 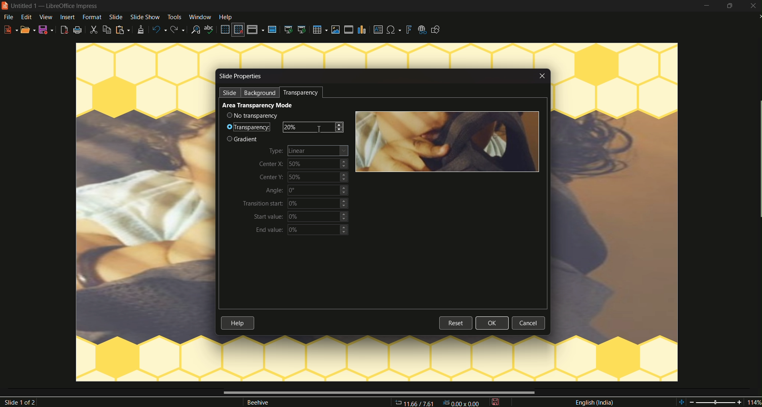 I want to click on 50%, so click(x=317, y=177).